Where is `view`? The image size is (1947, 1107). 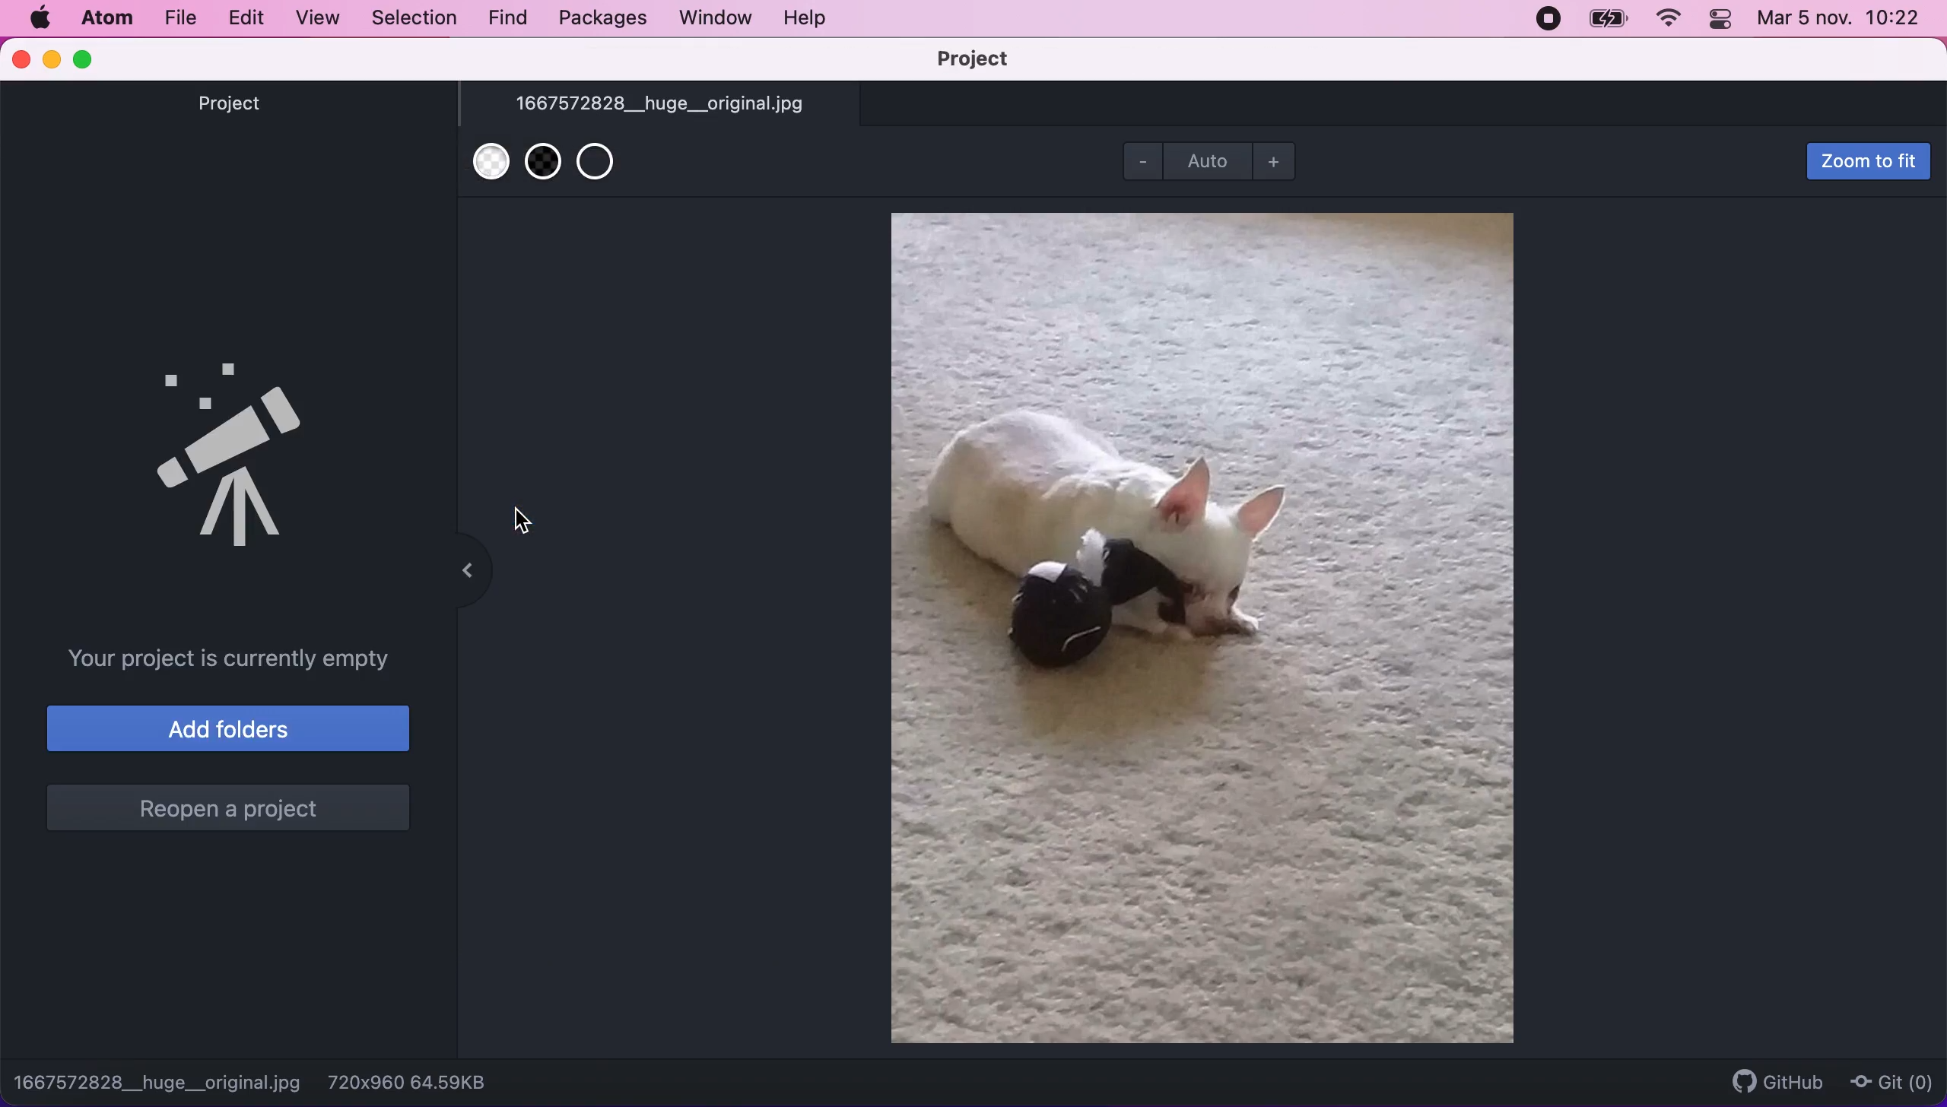
view is located at coordinates (316, 20).